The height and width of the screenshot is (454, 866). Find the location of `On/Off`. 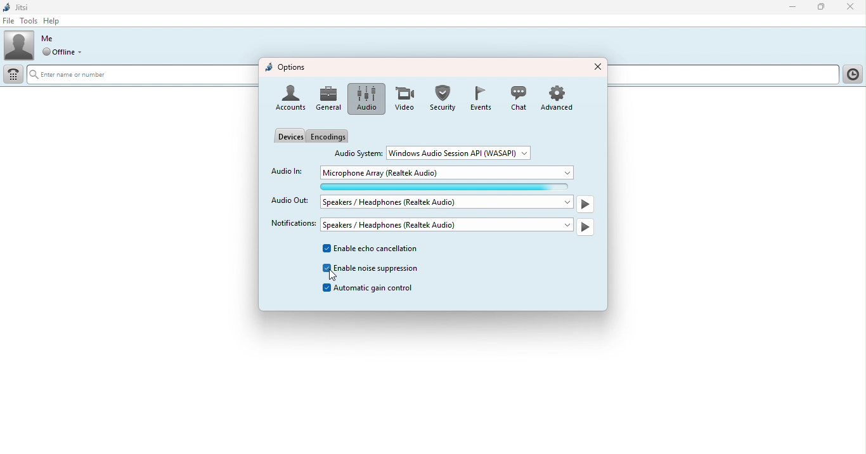

On/Off is located at coordinates (585, 205).